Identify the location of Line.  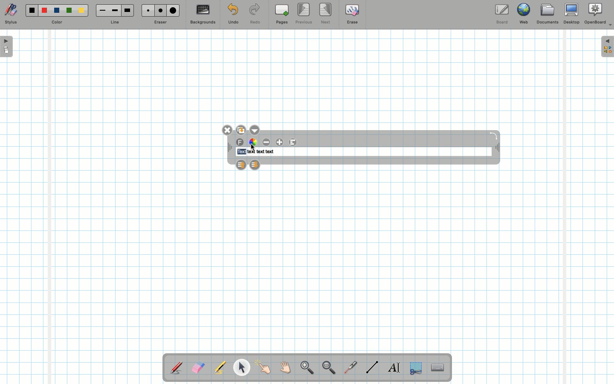
(115, 23).